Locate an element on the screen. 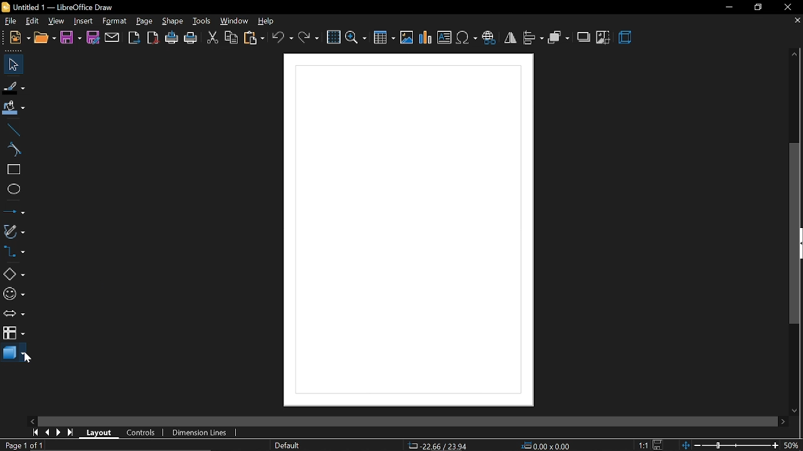 This screenshot has height=451, width=803. arrange is located at coordinates (559, 38).